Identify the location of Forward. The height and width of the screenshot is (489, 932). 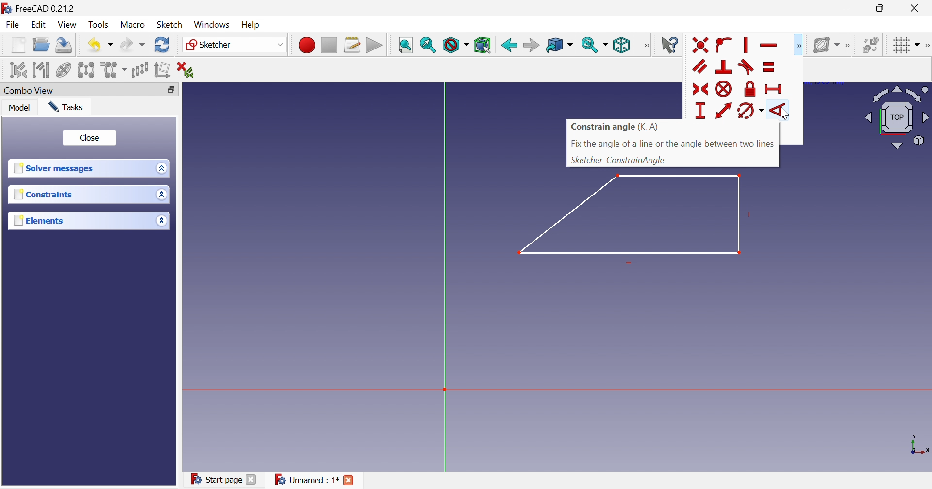
(531, 45).